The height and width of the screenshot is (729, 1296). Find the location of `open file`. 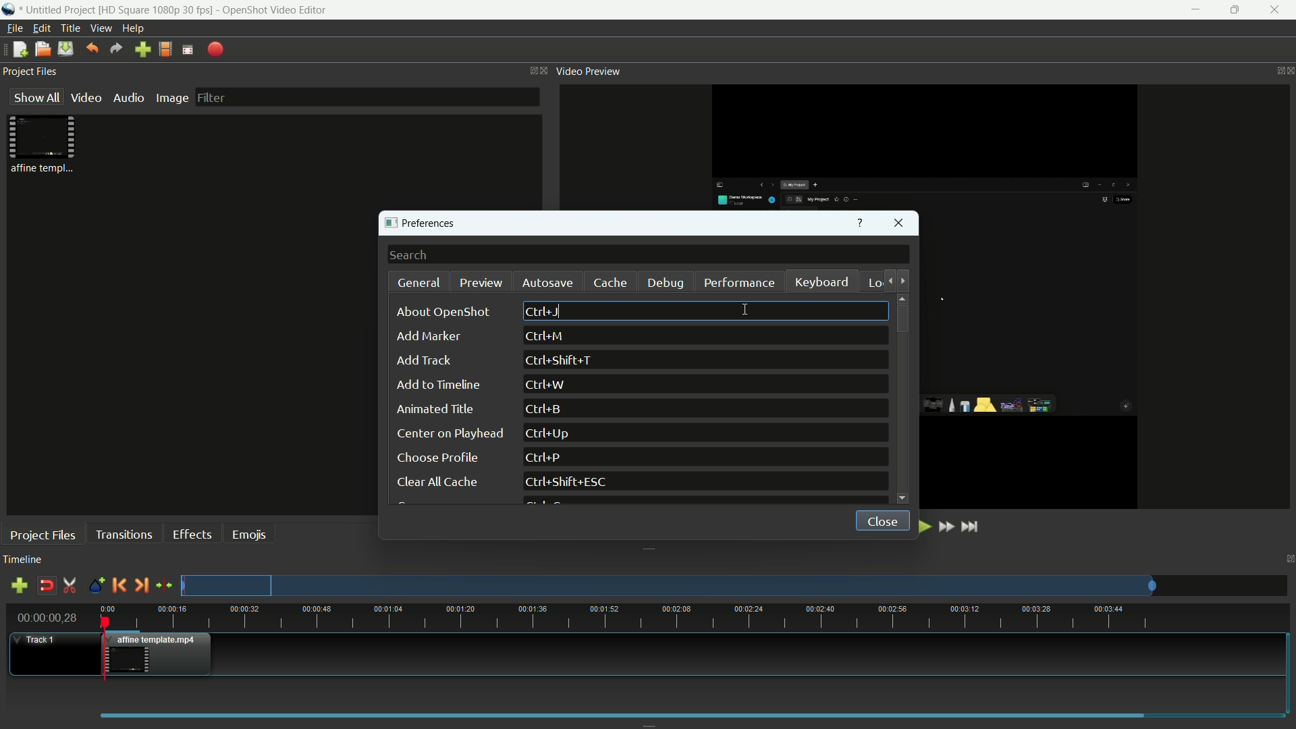

open file is located at coordinates (43, 49).